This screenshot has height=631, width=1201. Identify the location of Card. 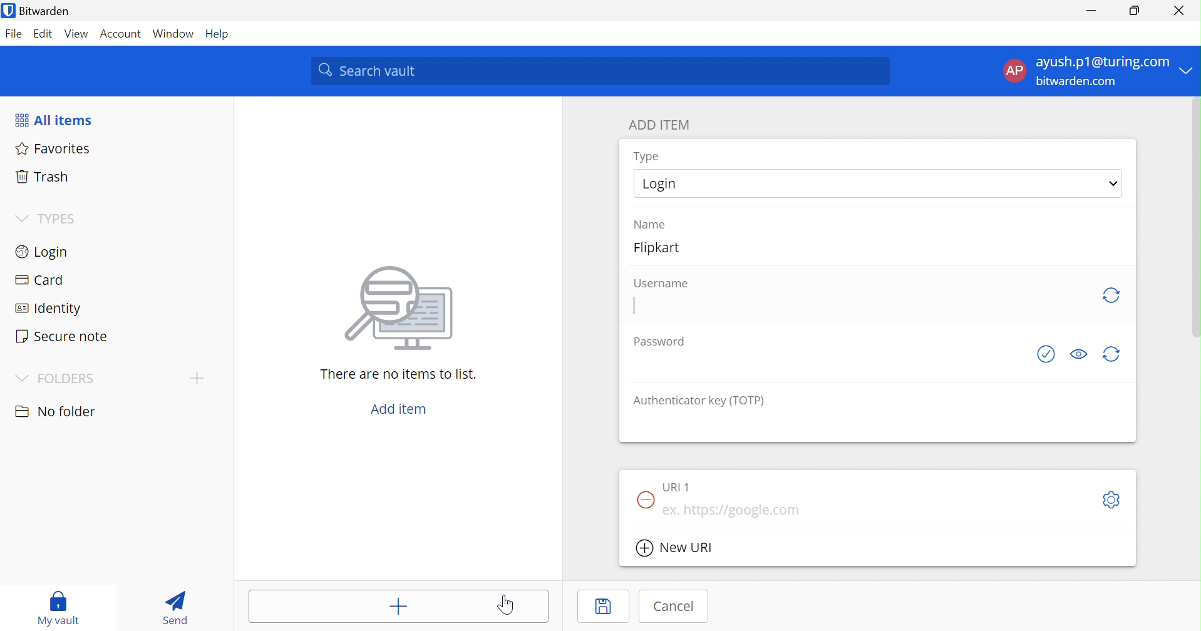
(42, 280).